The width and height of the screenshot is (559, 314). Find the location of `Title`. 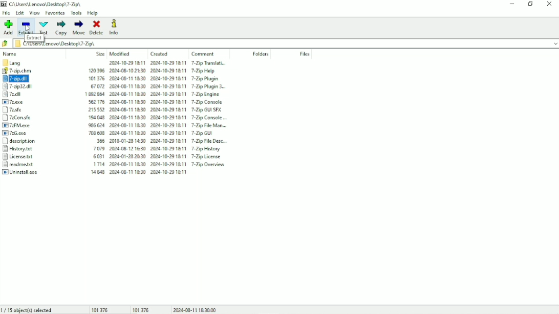

Title is located at coordinates (44, 4).